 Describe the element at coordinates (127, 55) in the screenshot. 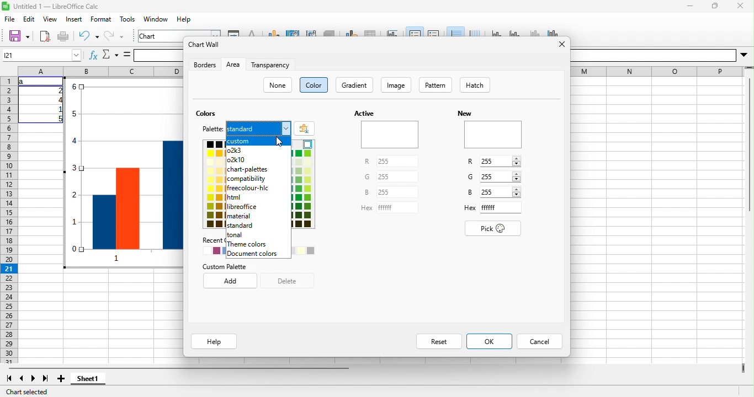

I see `is equal to symbol` at that location.